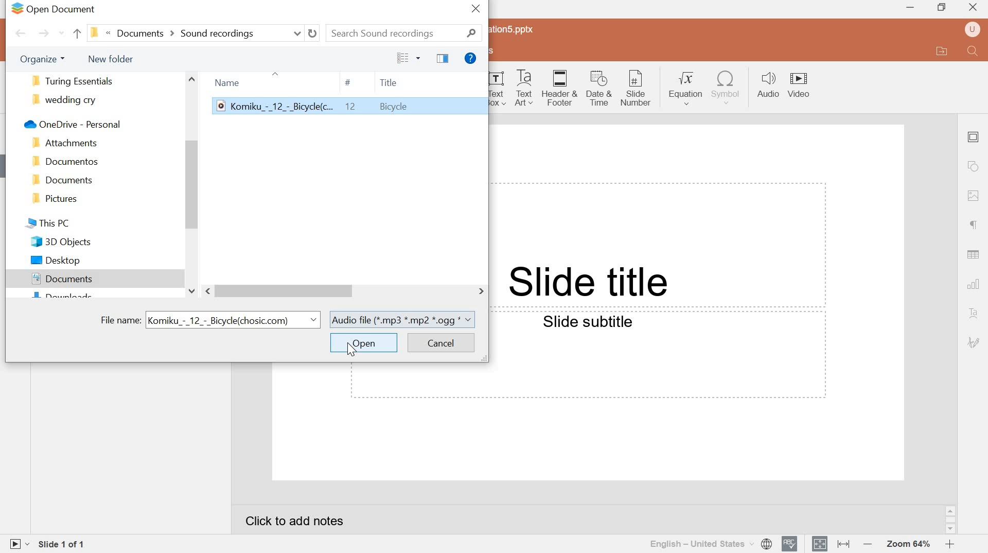  Describe the element at coordinates (843, 544) in the screenshot. I see `Fit to width` at that location.